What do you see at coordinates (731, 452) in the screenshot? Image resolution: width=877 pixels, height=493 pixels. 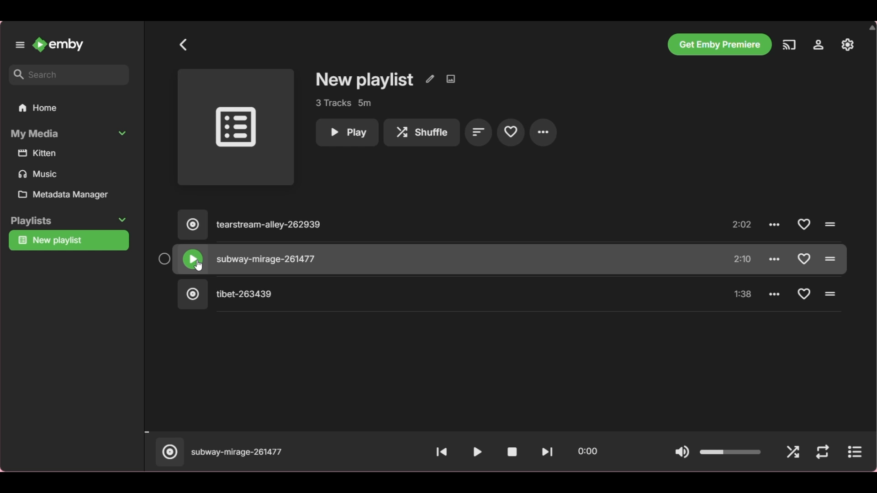 I see `Change volume of song` at bounding box center [731, 452].